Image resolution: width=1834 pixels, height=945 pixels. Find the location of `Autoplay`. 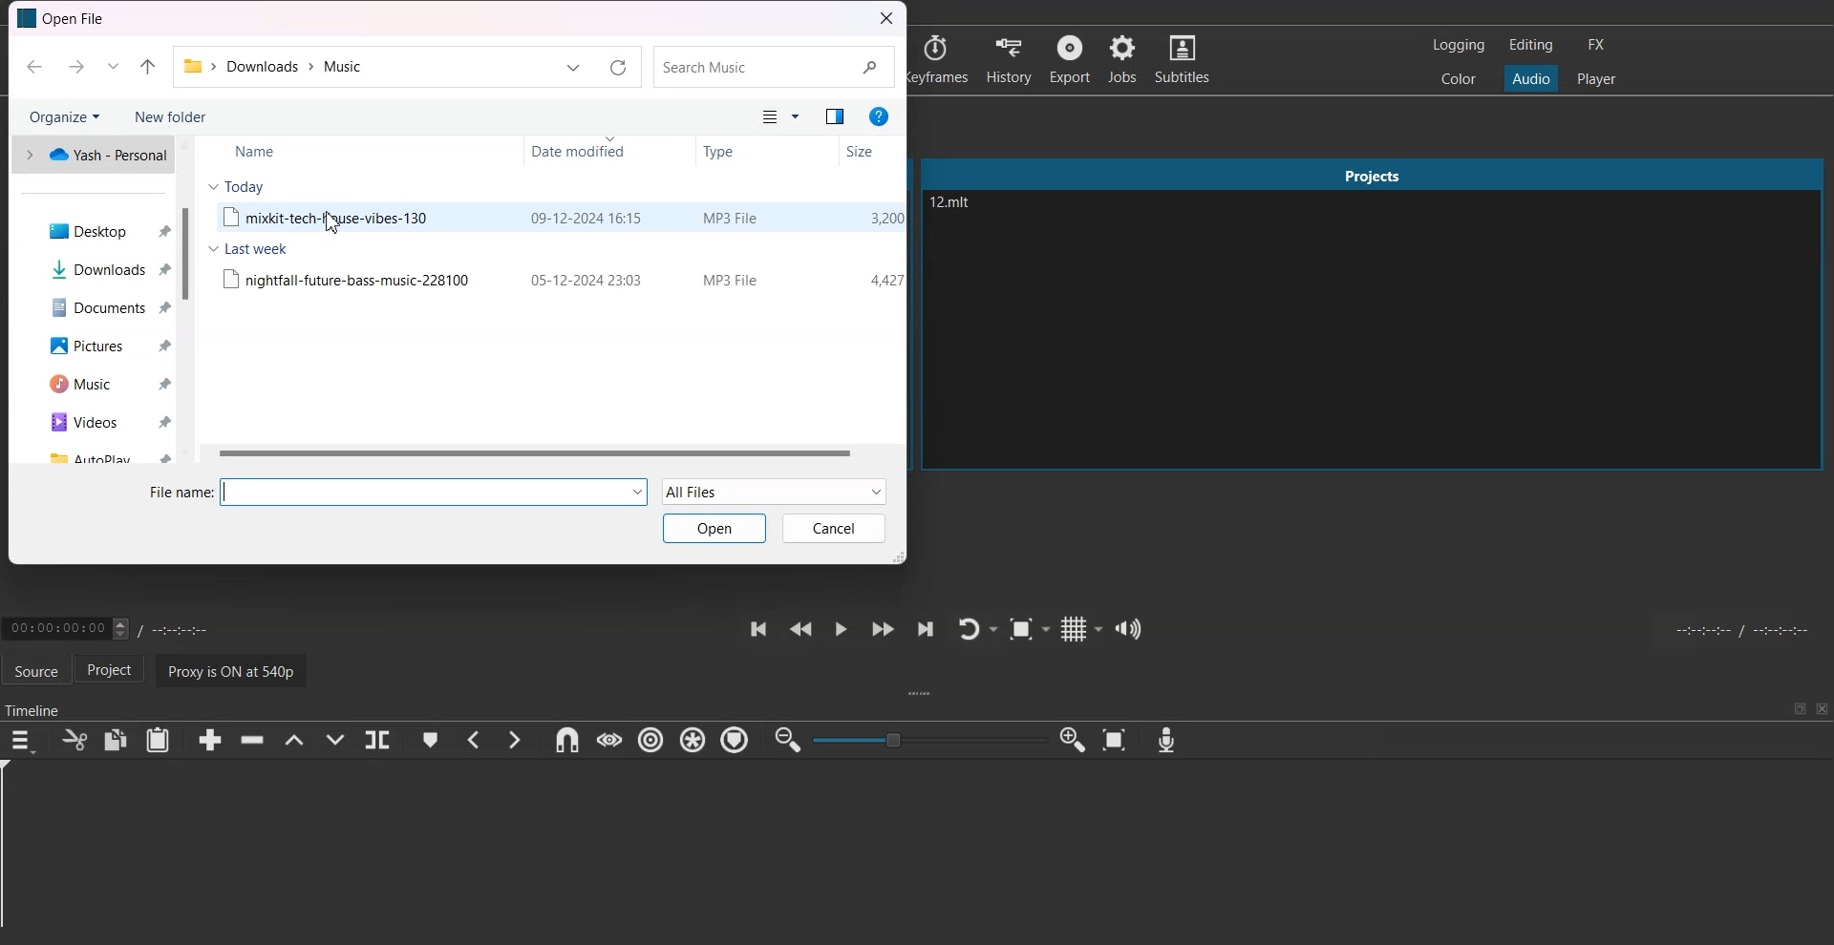

Autoplay is located at coordinates (103, 455).